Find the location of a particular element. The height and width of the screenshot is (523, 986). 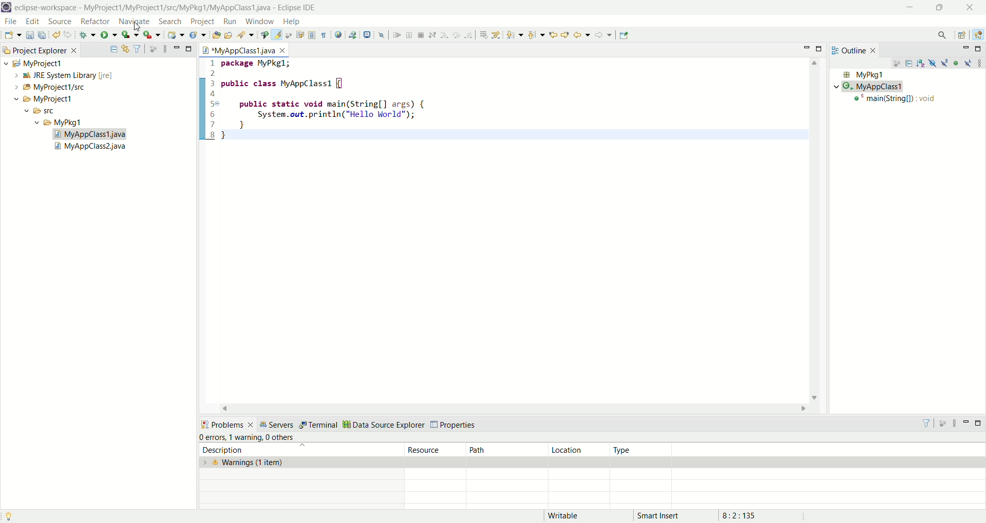

suspend is located at coordinates (409, 36).